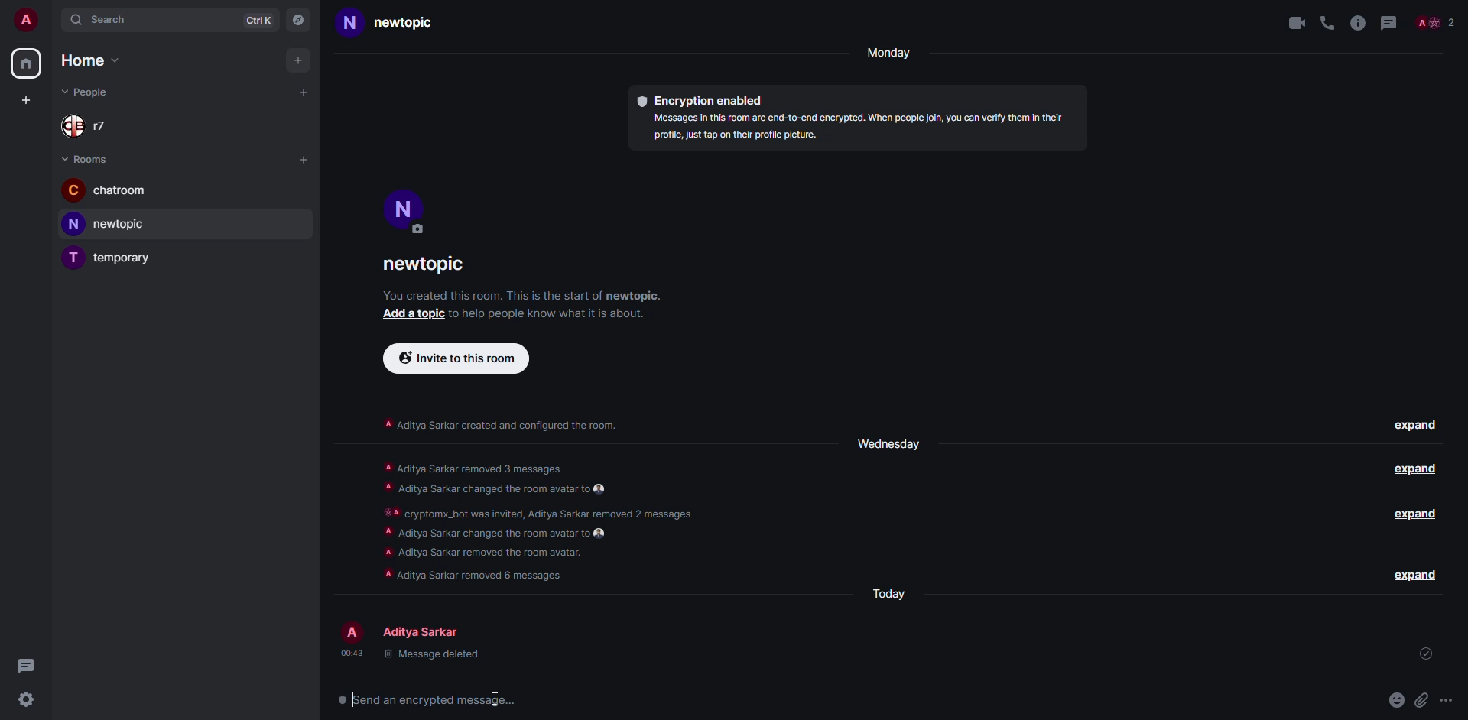 The image size is (1468, 720). I want to click on room, so click(106, 190).